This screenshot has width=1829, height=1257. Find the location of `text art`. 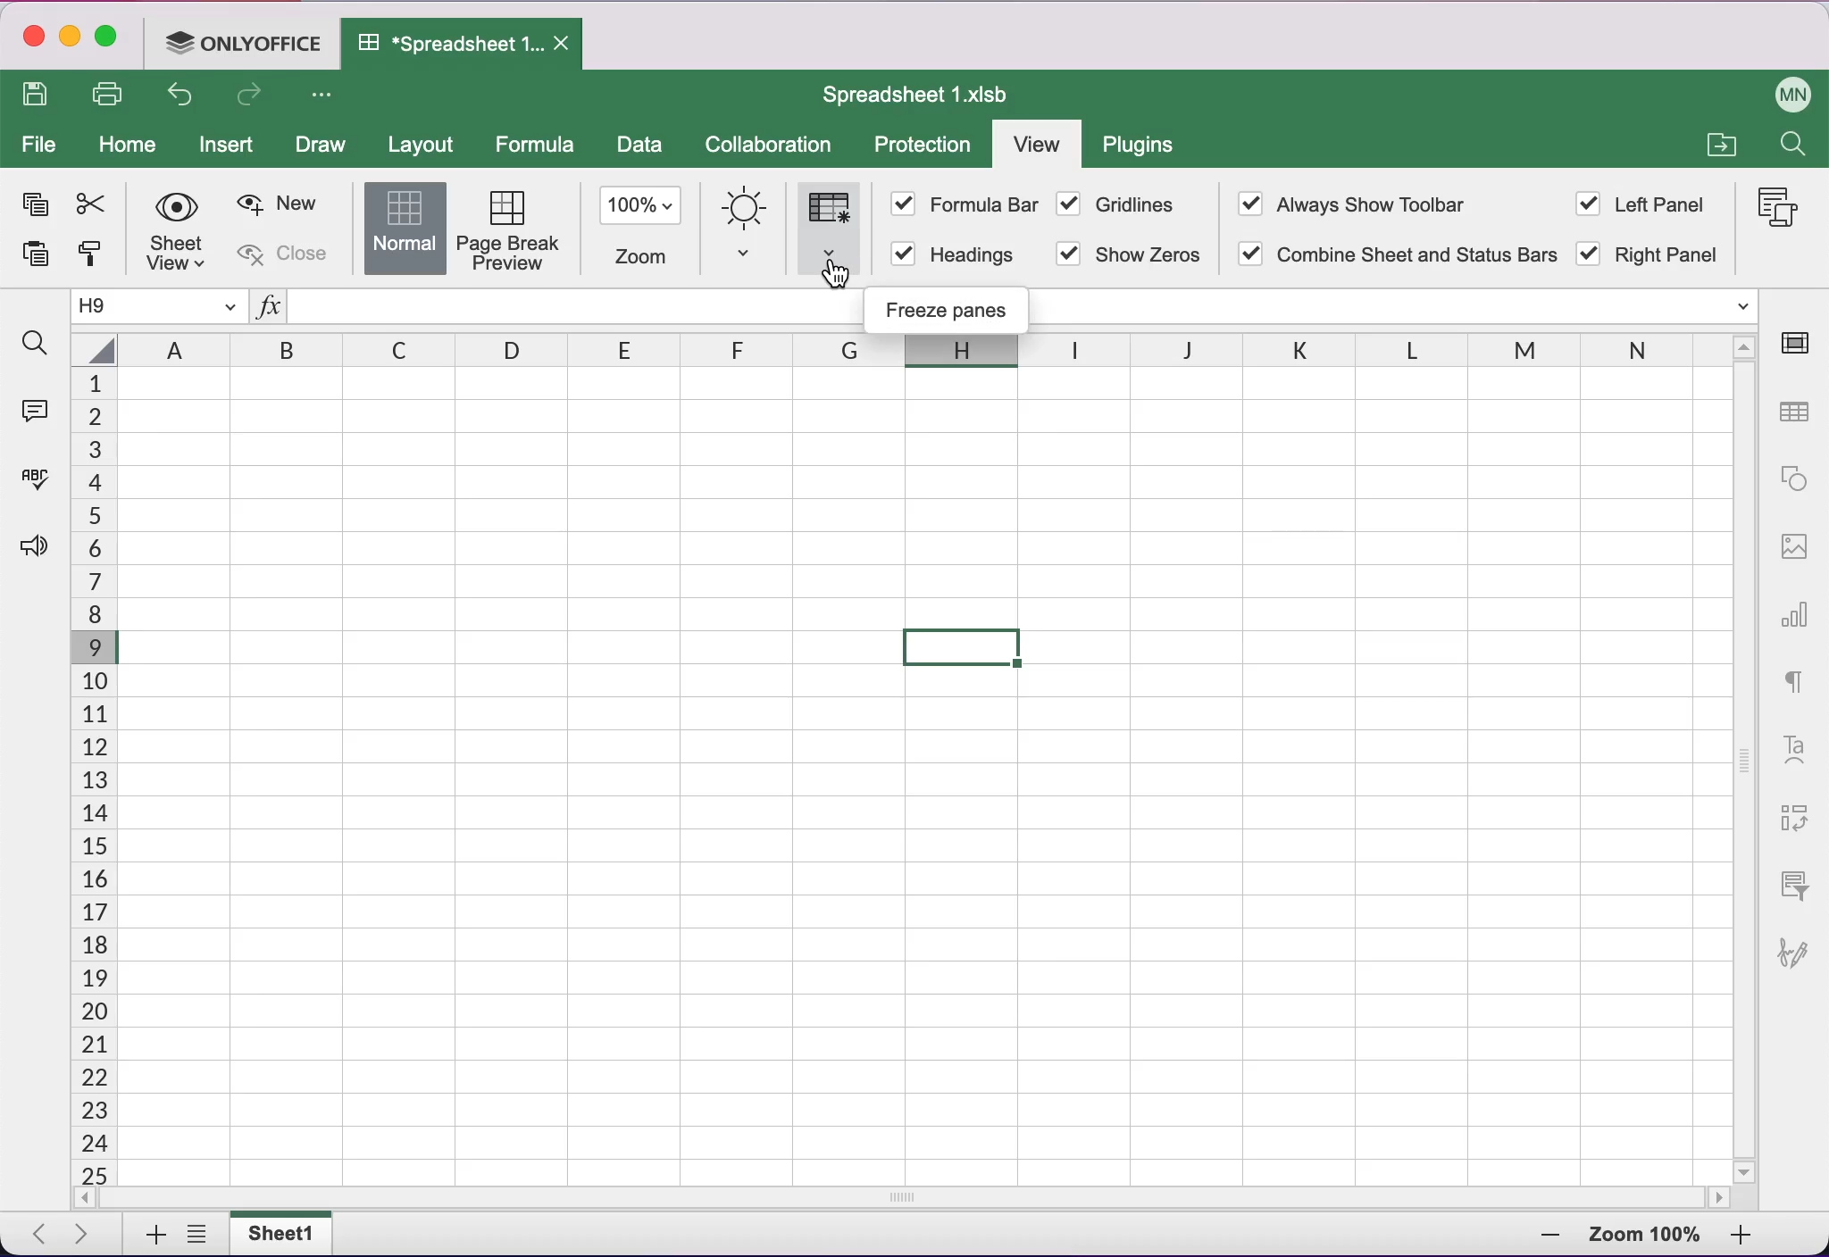

text art is located at coordinates (1798, 748).